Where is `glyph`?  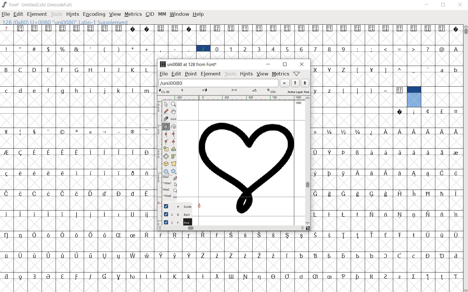 glyph is located at coordinates (63, 153).